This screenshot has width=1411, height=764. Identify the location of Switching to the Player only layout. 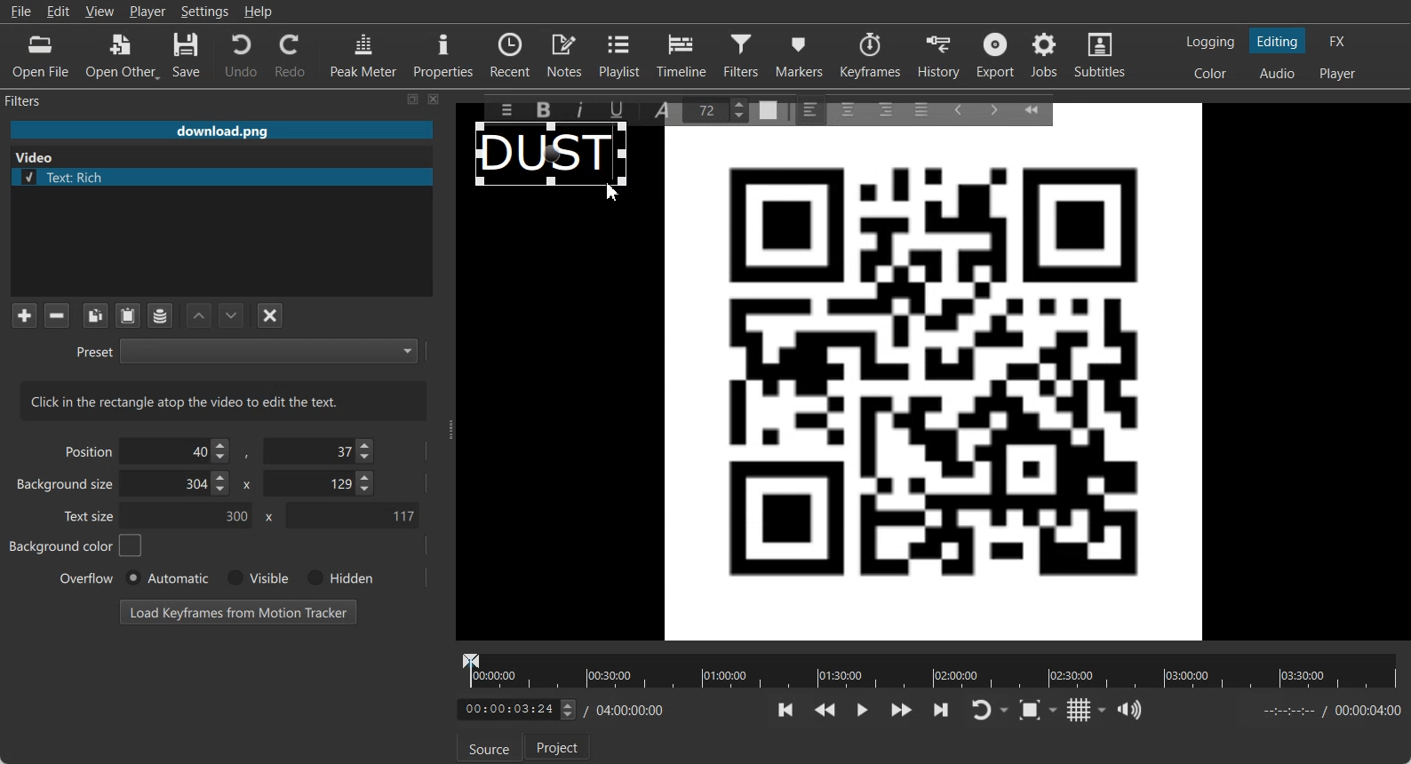
(1339, 74).